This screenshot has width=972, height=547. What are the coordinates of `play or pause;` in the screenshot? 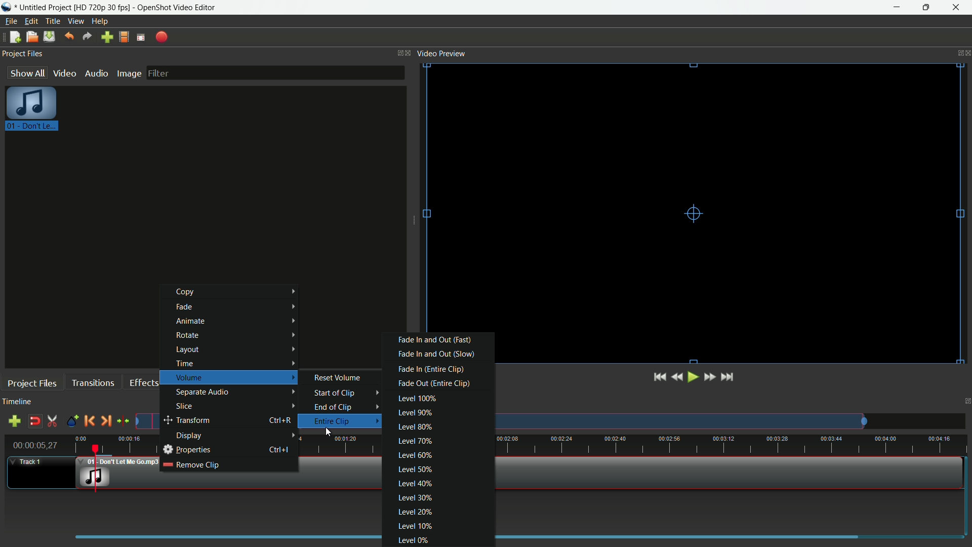 It's located at (694, 377).